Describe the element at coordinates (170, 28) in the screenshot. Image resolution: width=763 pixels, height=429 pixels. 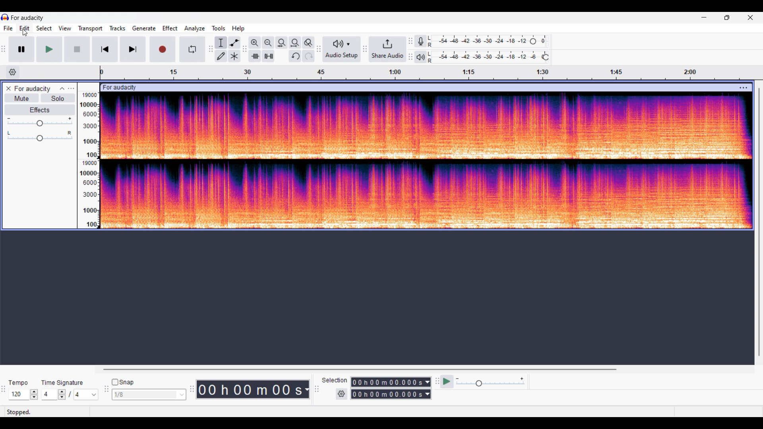
I see `Effect menu` at that location.